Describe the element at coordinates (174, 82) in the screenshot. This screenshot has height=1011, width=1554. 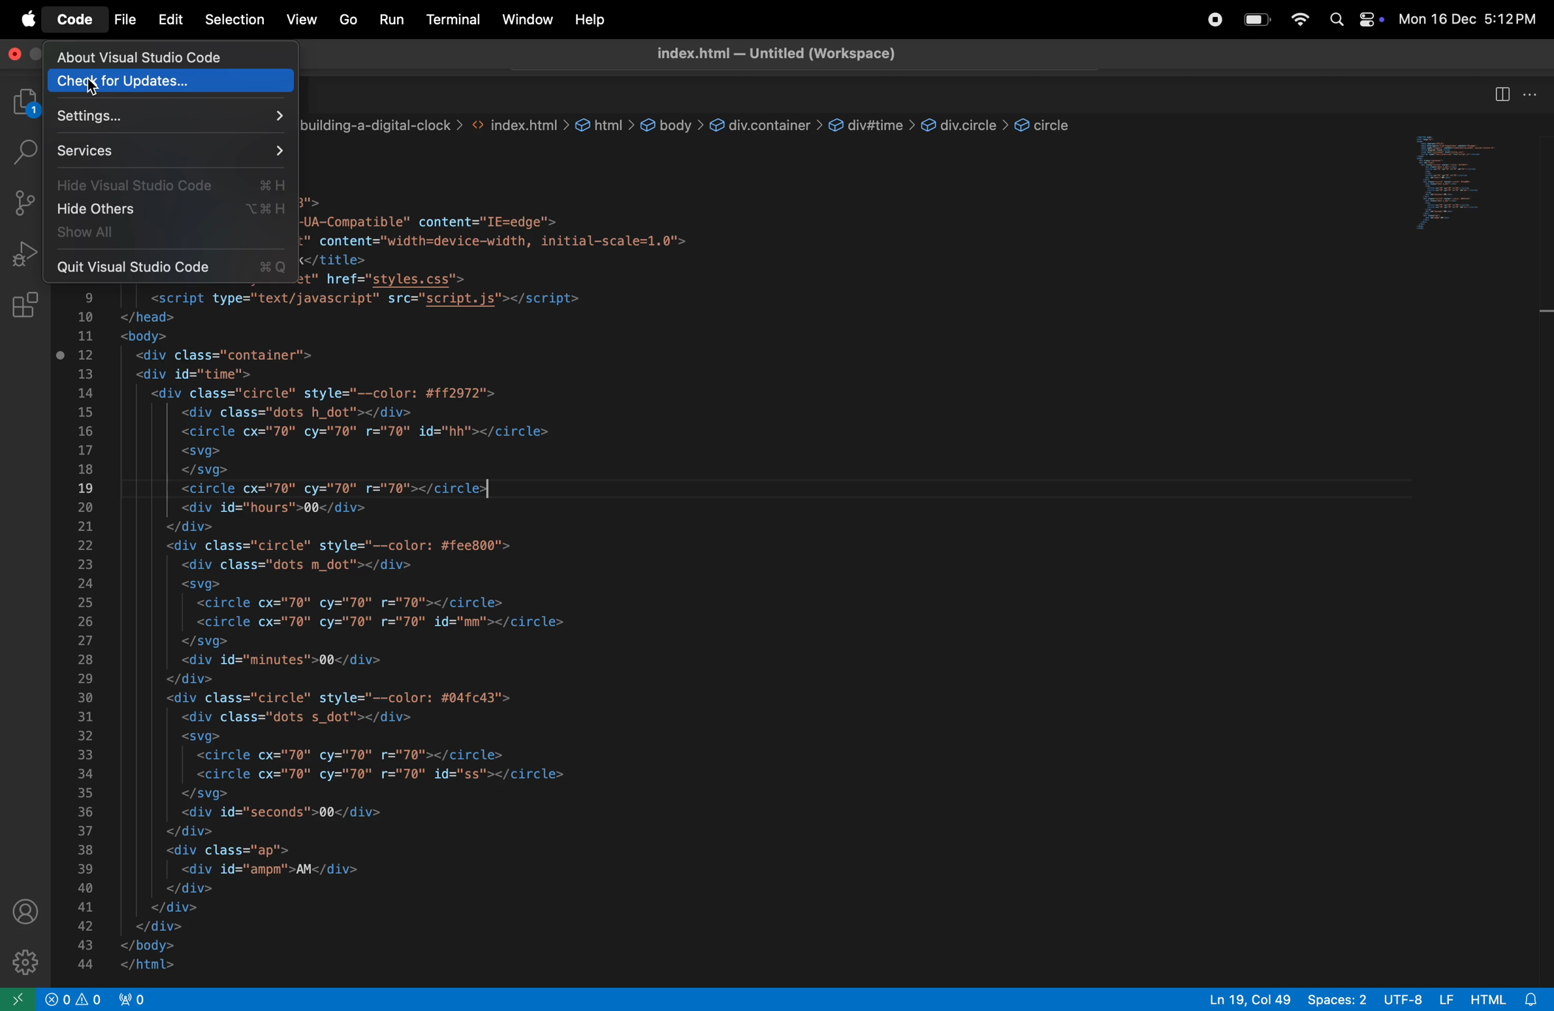
I see `check for updates` at that location.